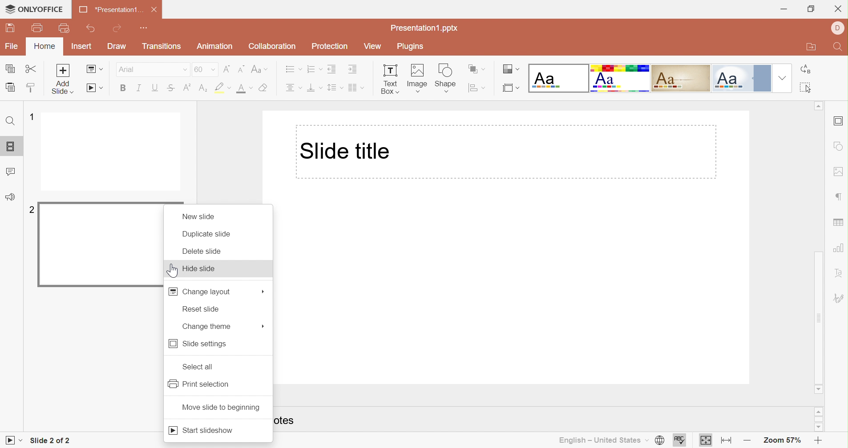 This screenshot has height=448, width=848. Describe the element at coordinates (12, 28) in the screenshot. I see `Save` at that location.